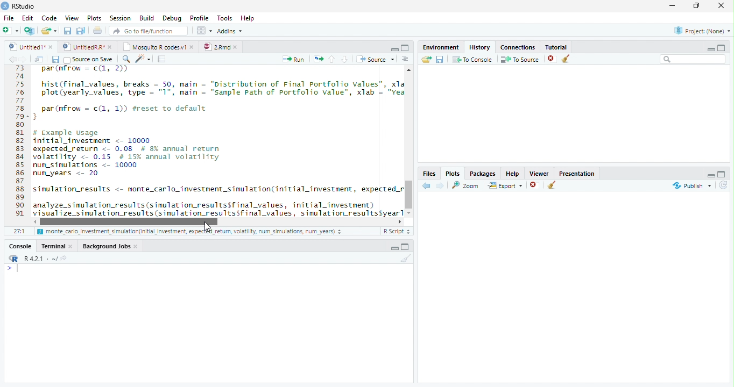  I want to click on Zoom, so click(466, 185).